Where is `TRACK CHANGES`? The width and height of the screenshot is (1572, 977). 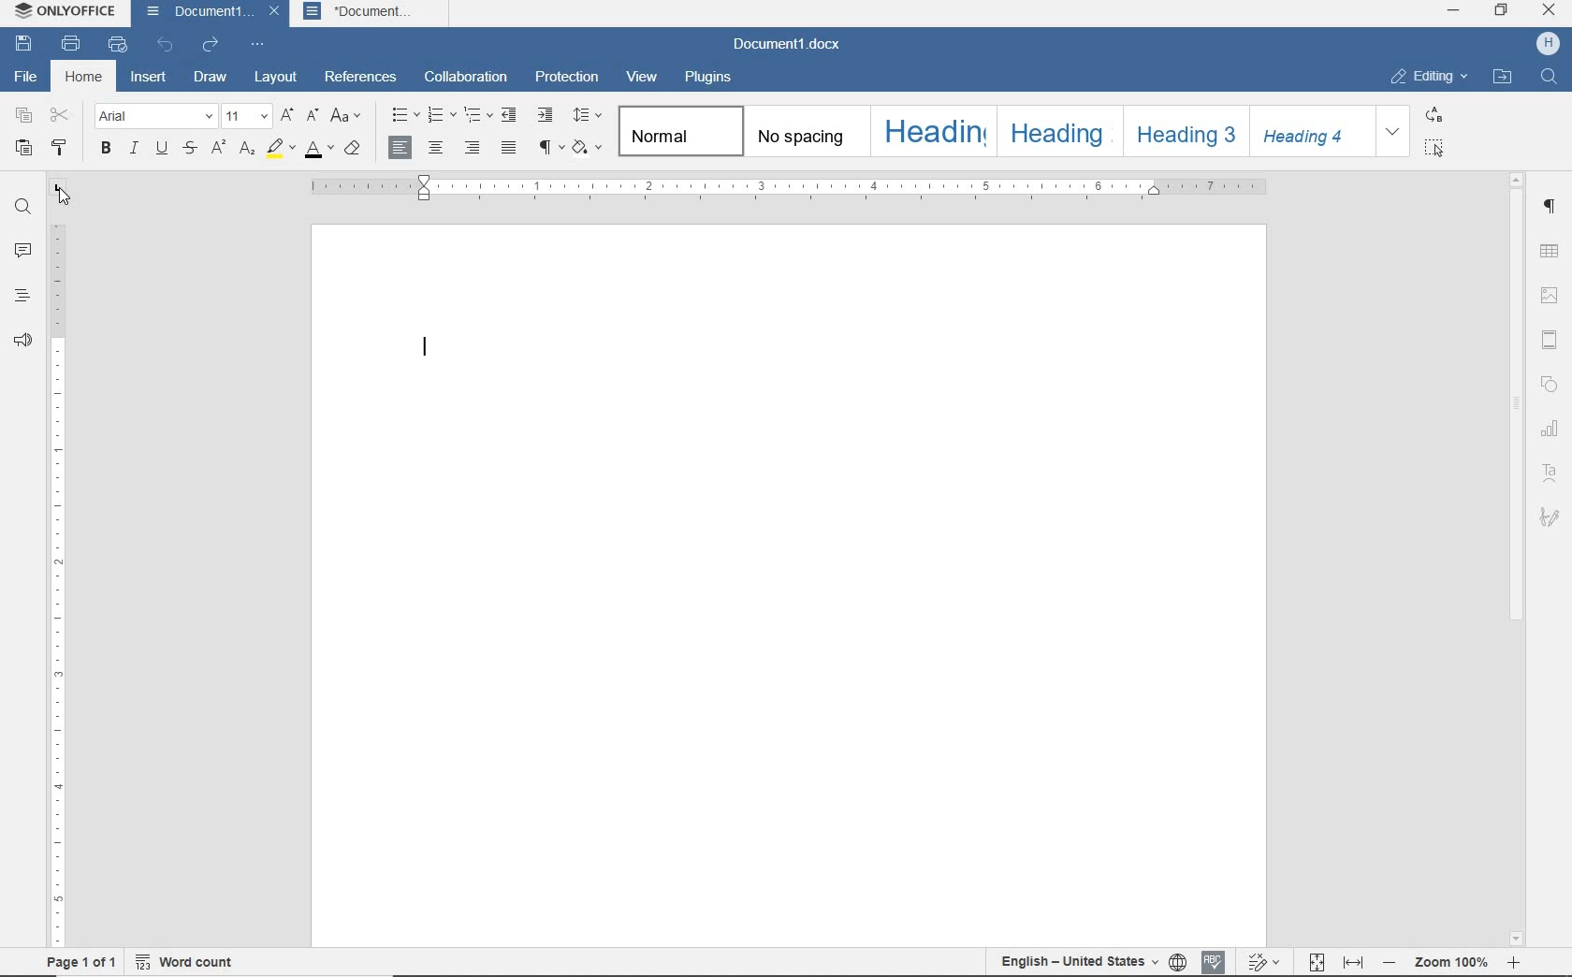
TRACK CHANGES is located at coordinates (1259, 963).